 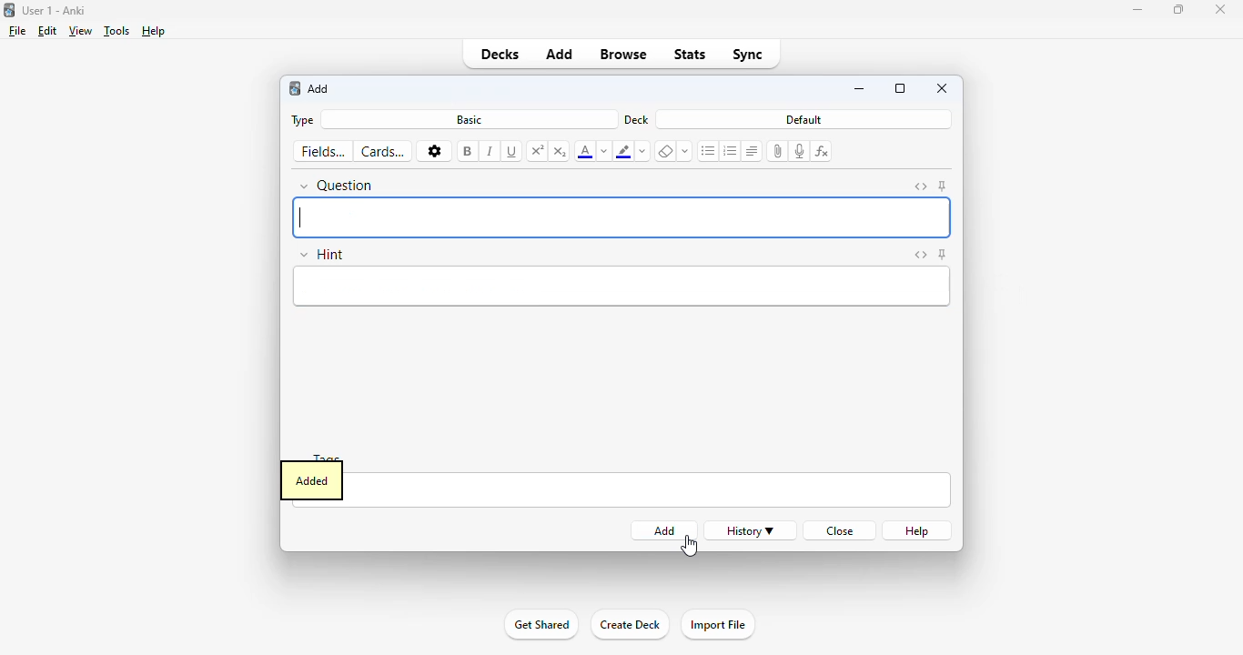 I want to click on question, so click(x=337, y=186).